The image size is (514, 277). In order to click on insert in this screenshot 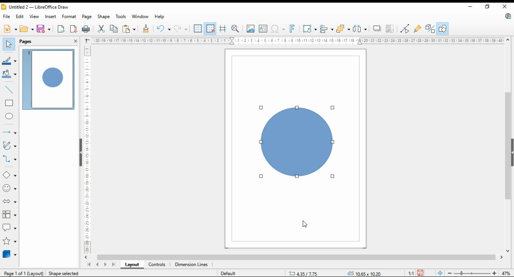, I will do `click(51, 16)`.